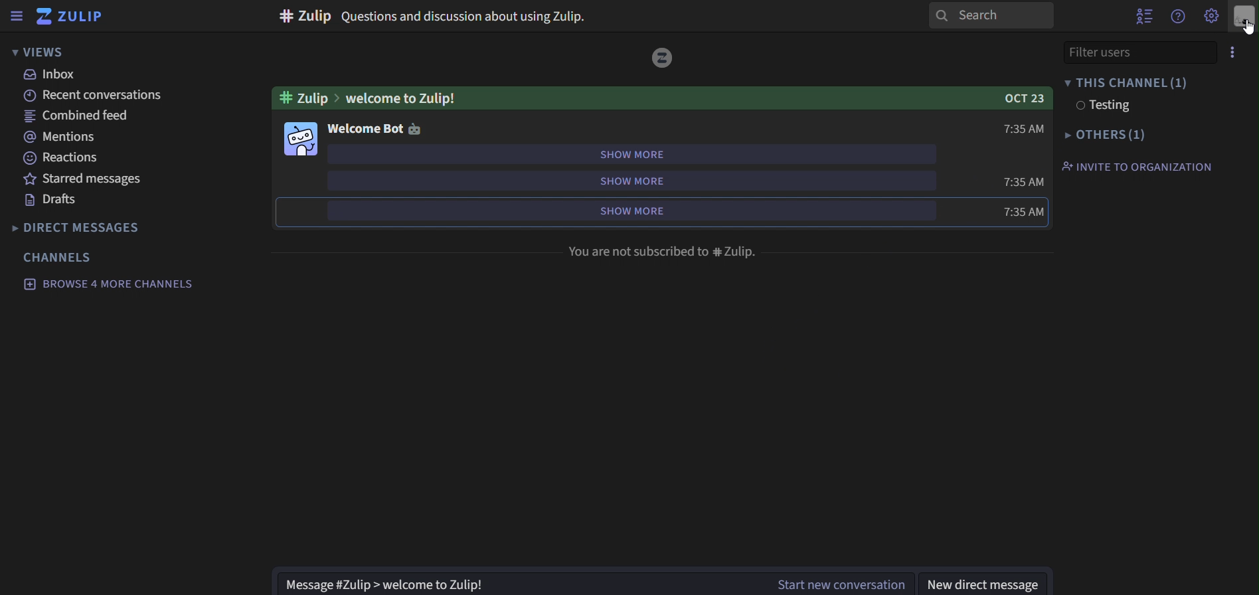 Image resolution: width=1259 pixels, height=595 pixels. I want to click on #Zulip Questions and discussion about using Zulip, so click(434, 16).